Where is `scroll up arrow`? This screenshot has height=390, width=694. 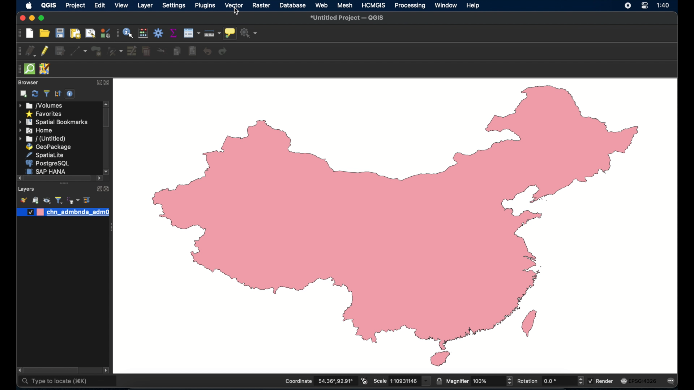 scroll up arrow is located at coordinates (106, 104).